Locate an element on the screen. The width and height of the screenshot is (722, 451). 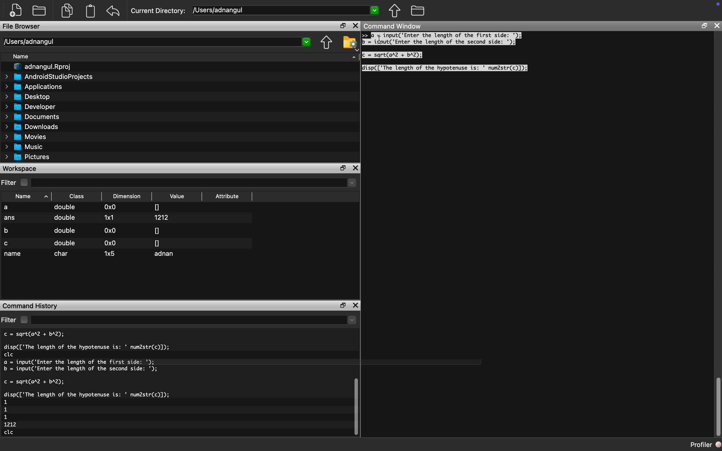
move up is located at coordinates (394, 10).